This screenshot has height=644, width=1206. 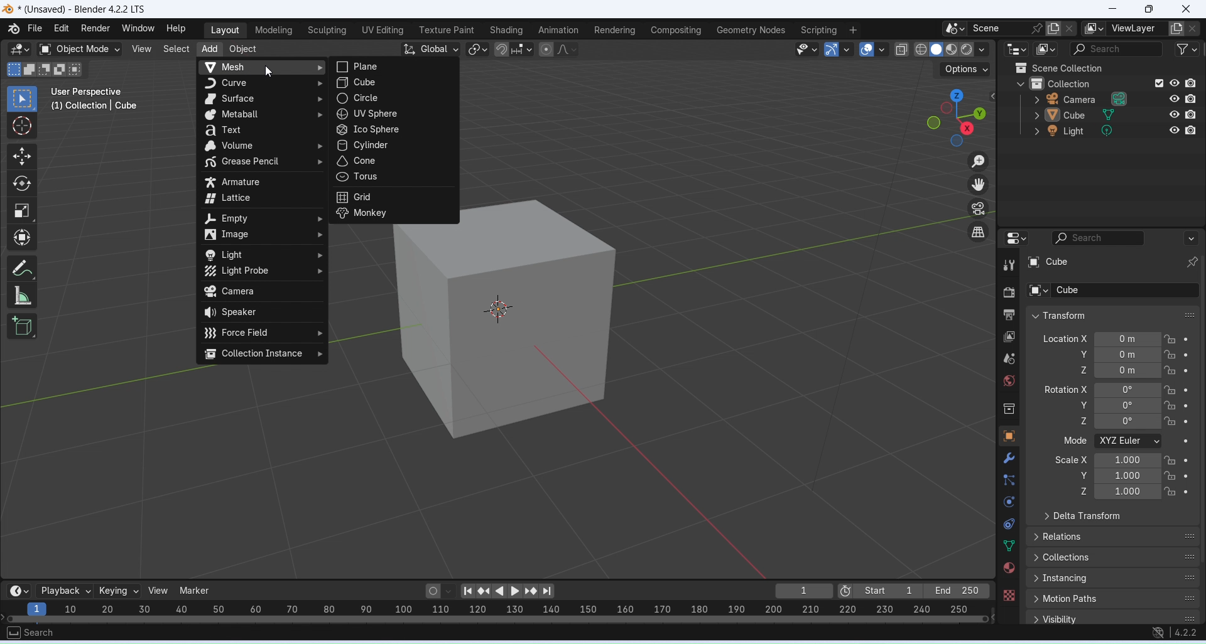 I want to click on Maximize, so click(x=1148, y=9).